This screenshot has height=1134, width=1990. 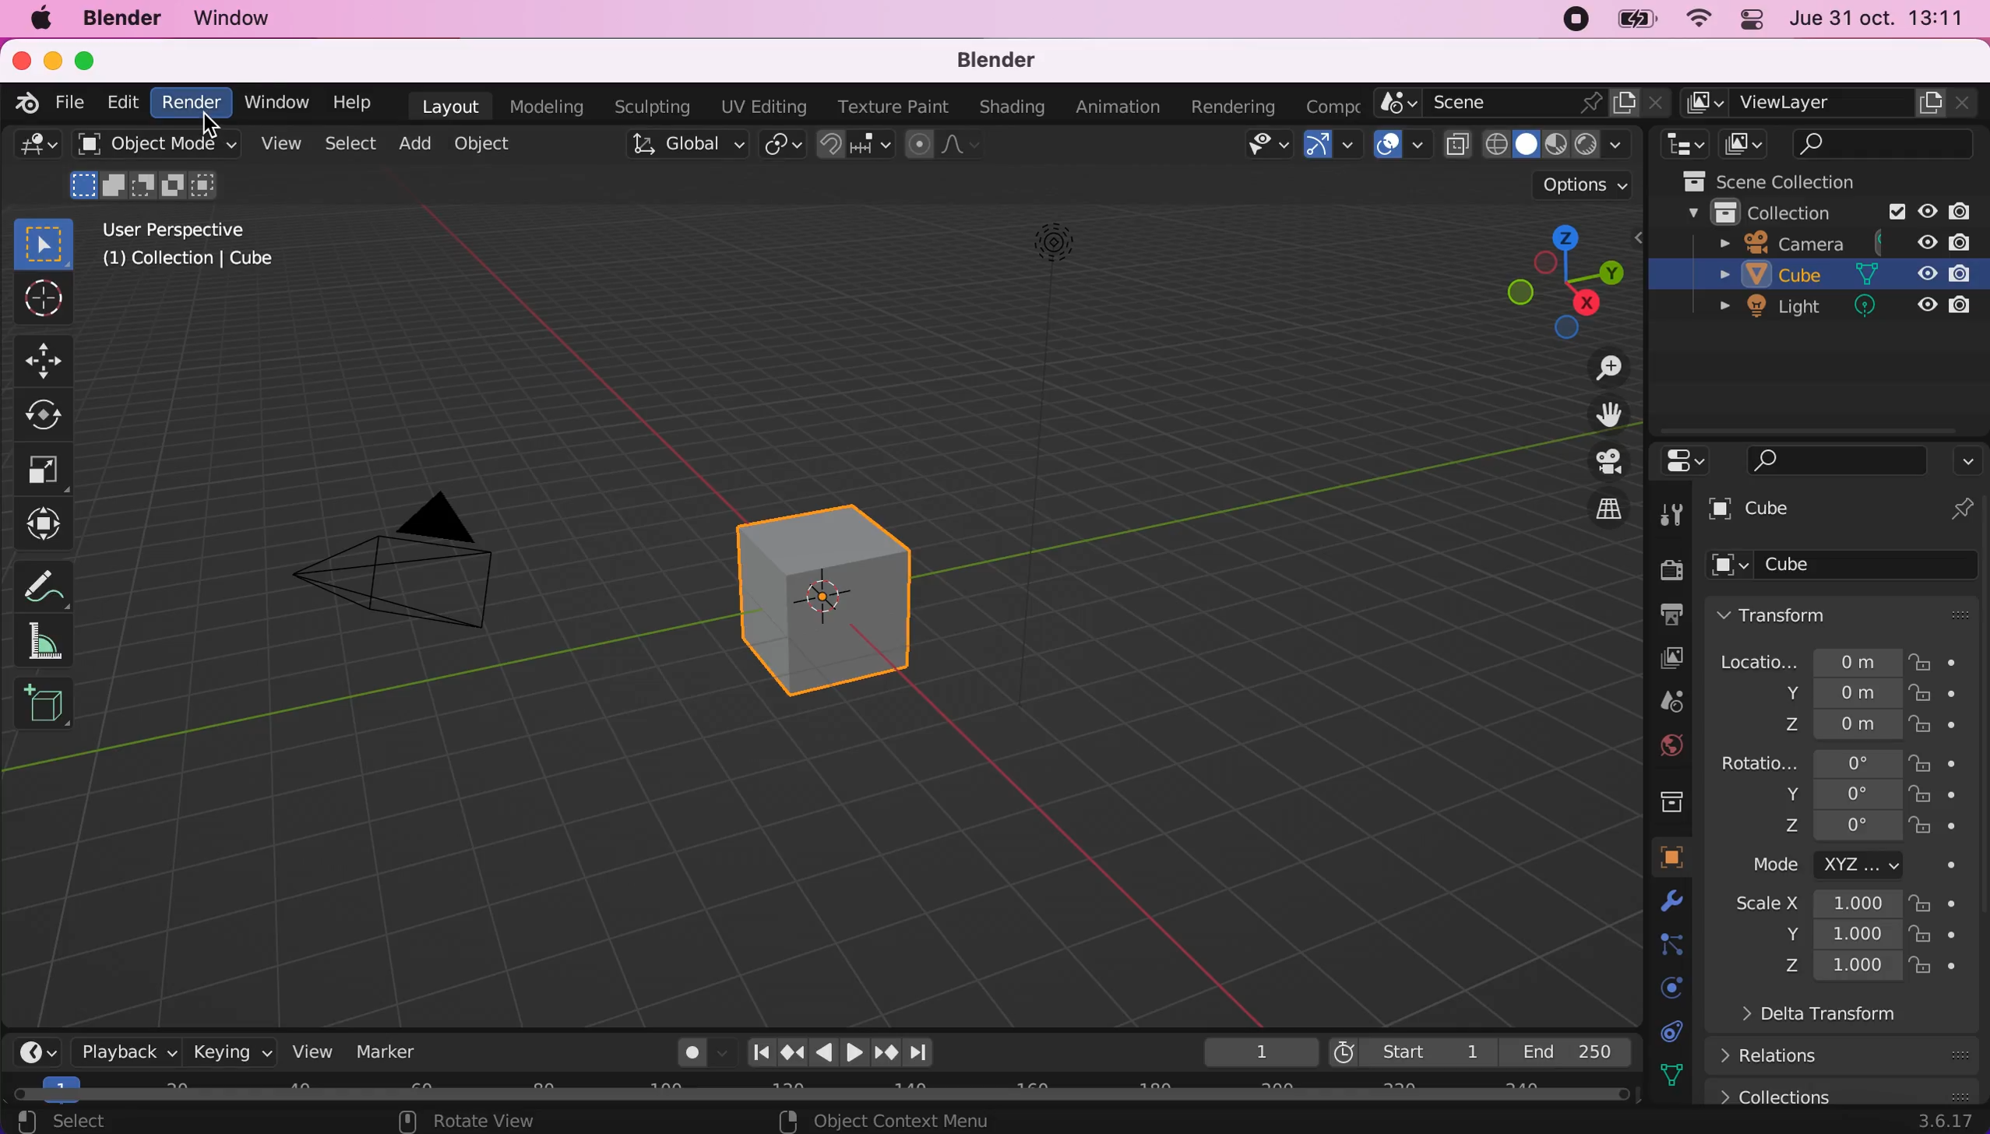 I want to click on jump to next keyframe, so click(x=885, y=1051).